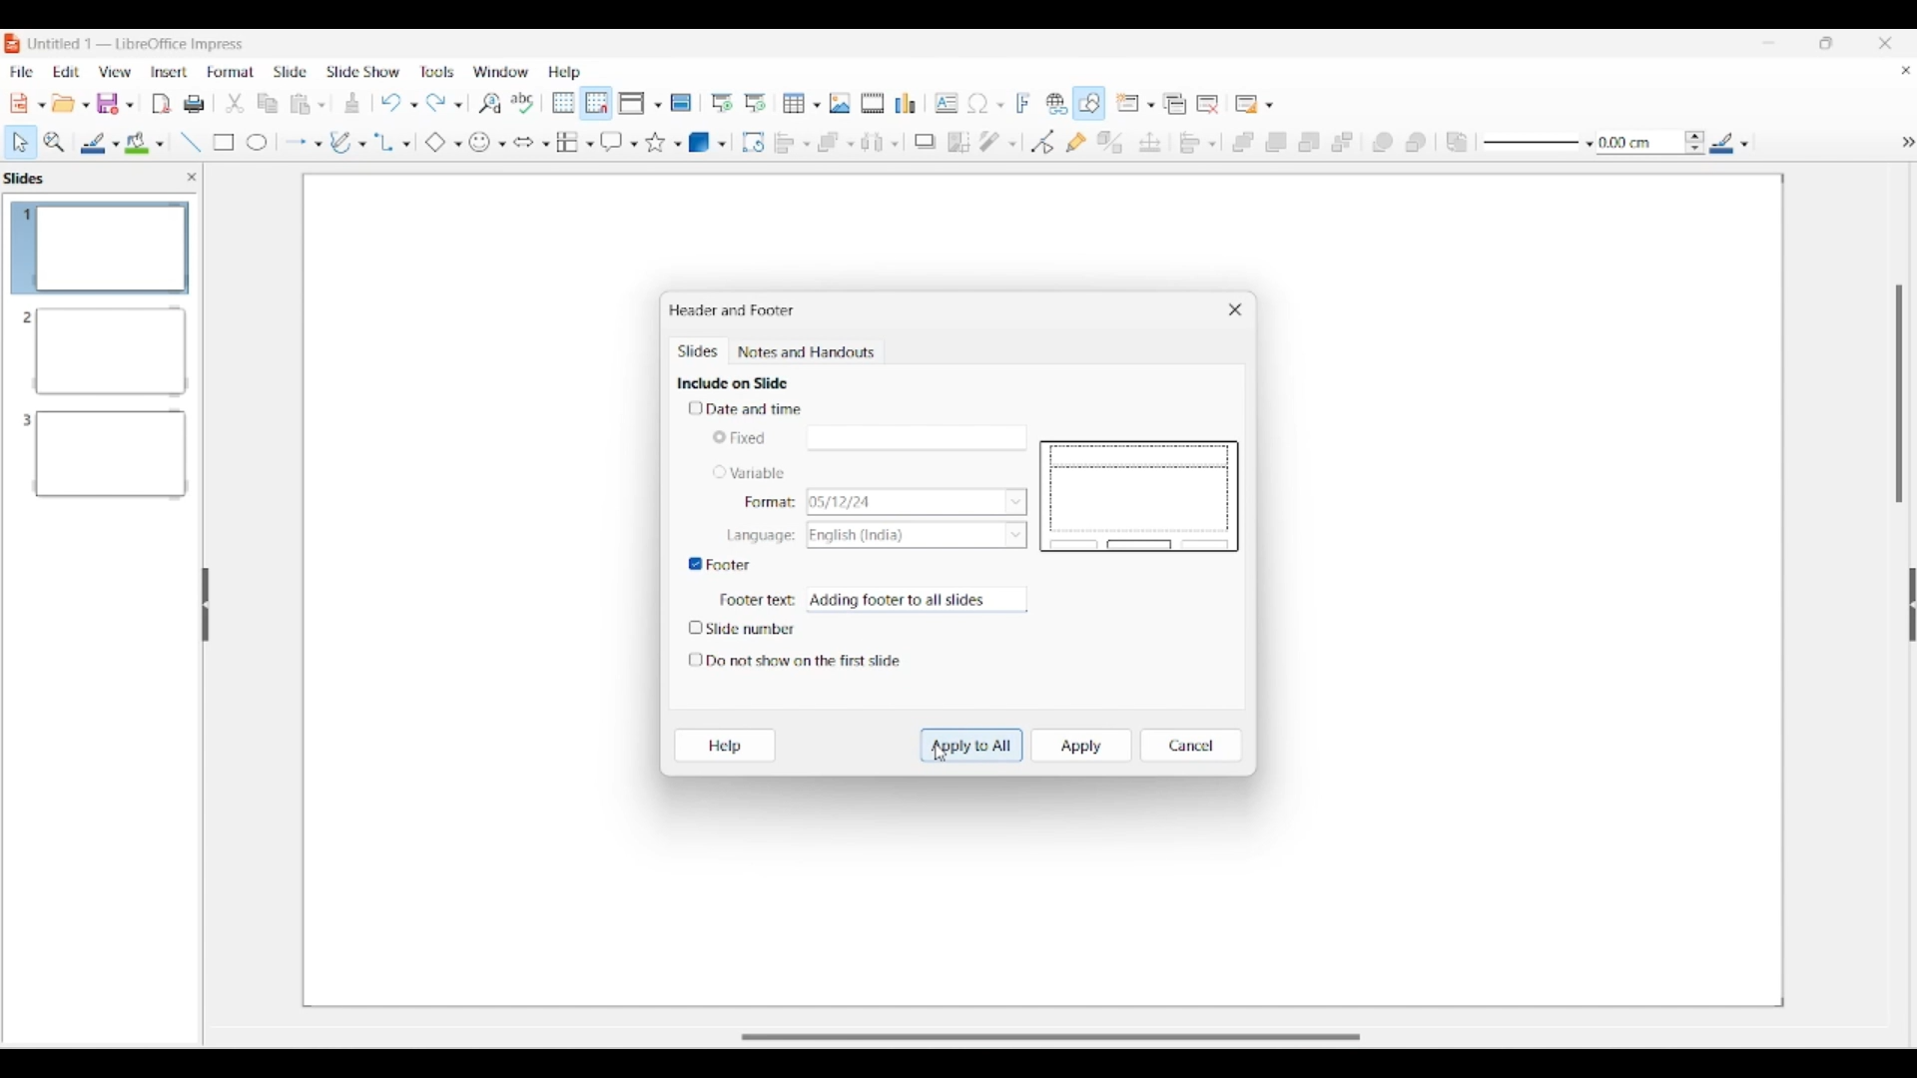 The width and height of the screenshot is (1917, 1078). I want to click on Circle, so click(256, 143).